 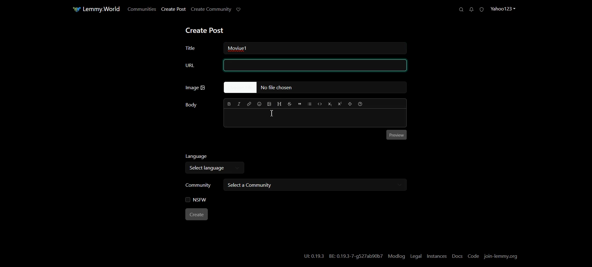 What do you see at coordinates (212, 10) in the screenshot?
I see `Create Community` at bounding box center [212, 10].